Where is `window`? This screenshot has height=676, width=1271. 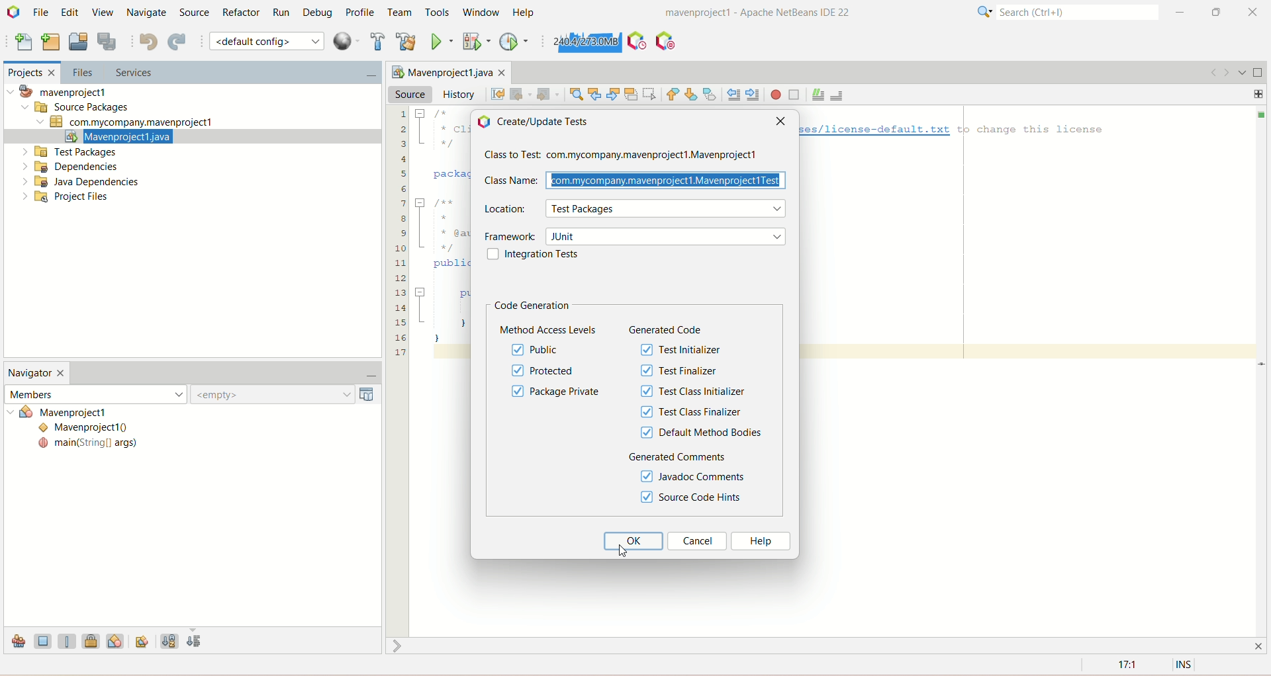
window is located at coordinates (485, 13).